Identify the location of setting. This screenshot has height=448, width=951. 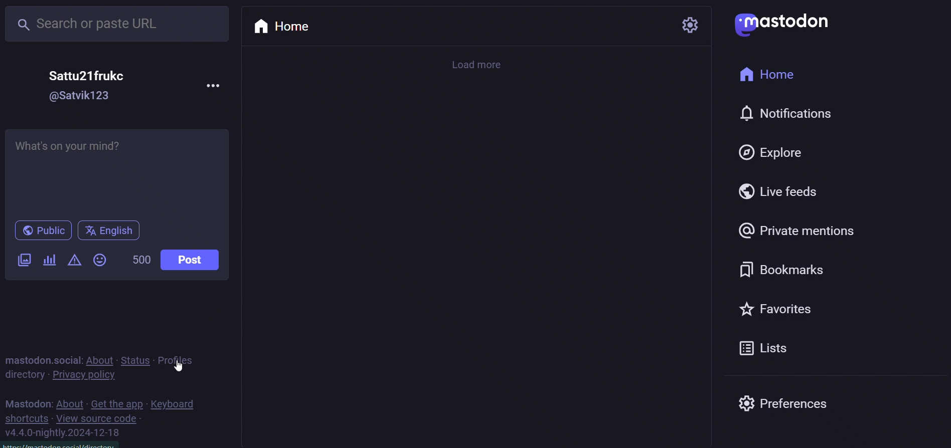
(687, 25).